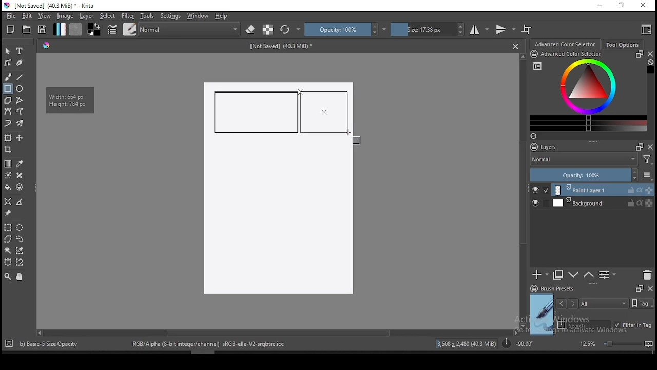 The height and width of the screenshot is (370, 657). Describe the element at coordinates (584, 325) in the screenshot. I see `search` at that location.